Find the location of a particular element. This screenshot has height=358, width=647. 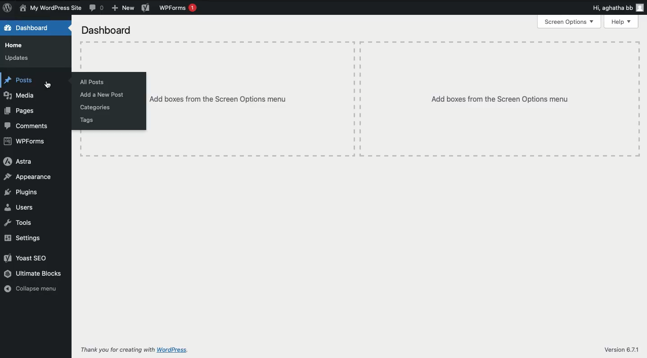

Comments is located at coordinates (27, 125).